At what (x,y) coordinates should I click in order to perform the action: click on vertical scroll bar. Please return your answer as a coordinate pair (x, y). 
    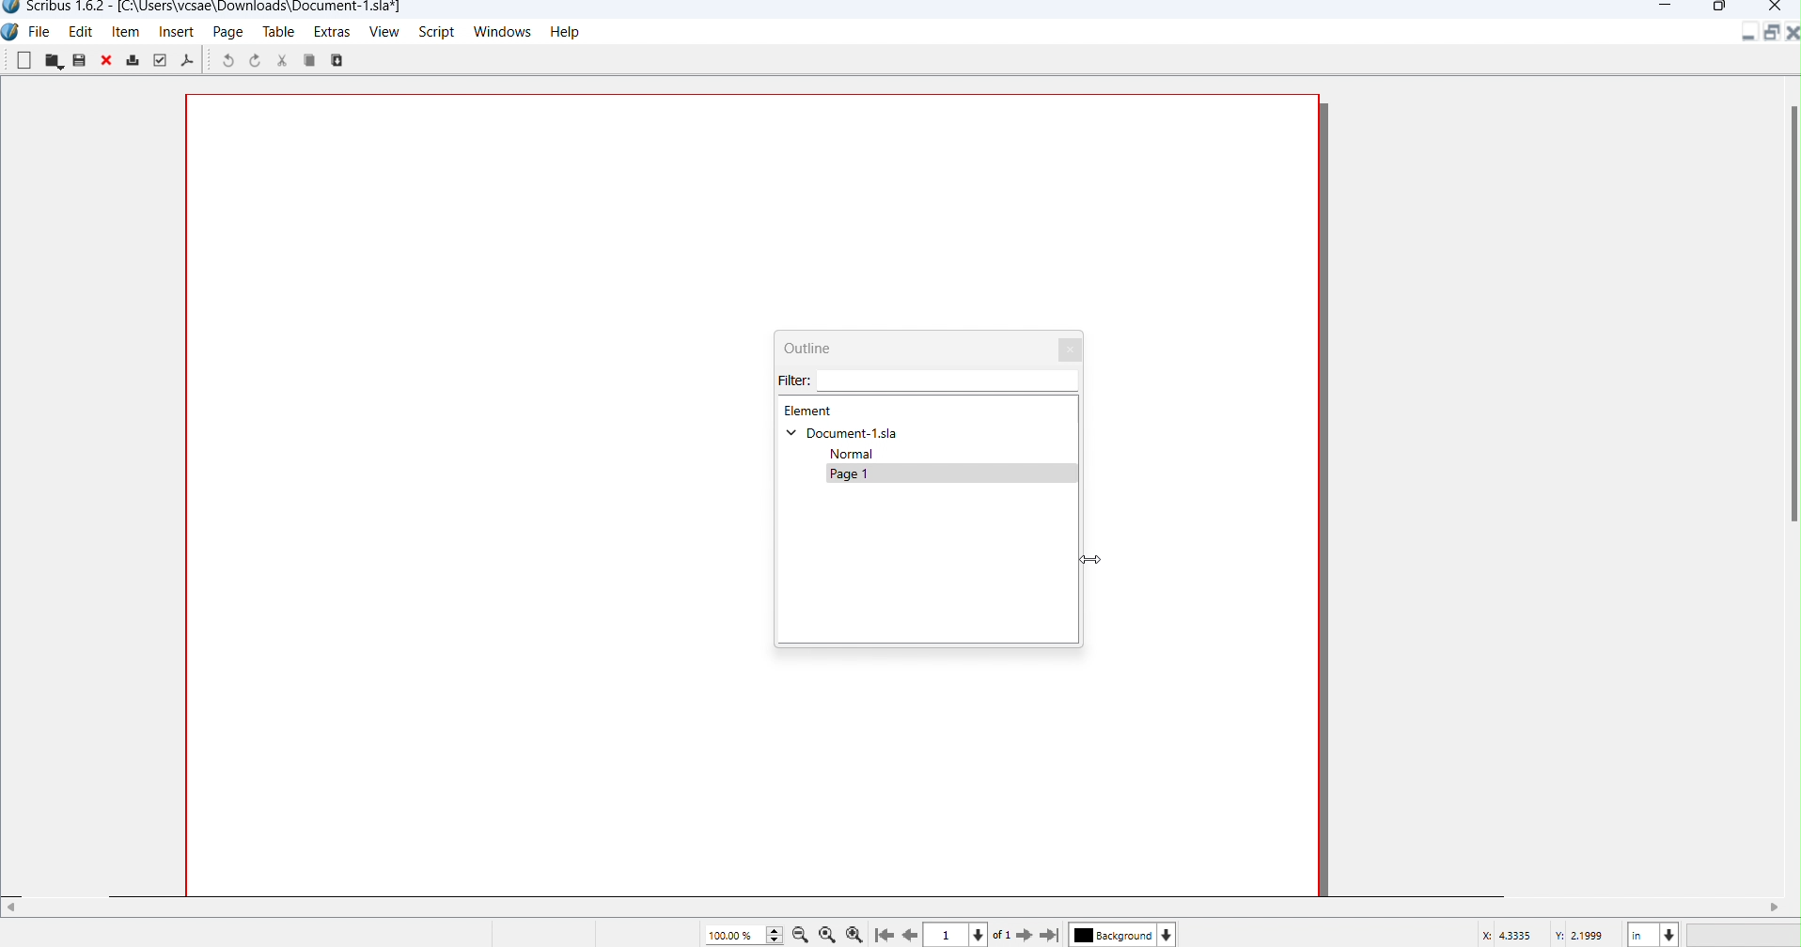
    Looking at the image, I should click on (1790, 303).